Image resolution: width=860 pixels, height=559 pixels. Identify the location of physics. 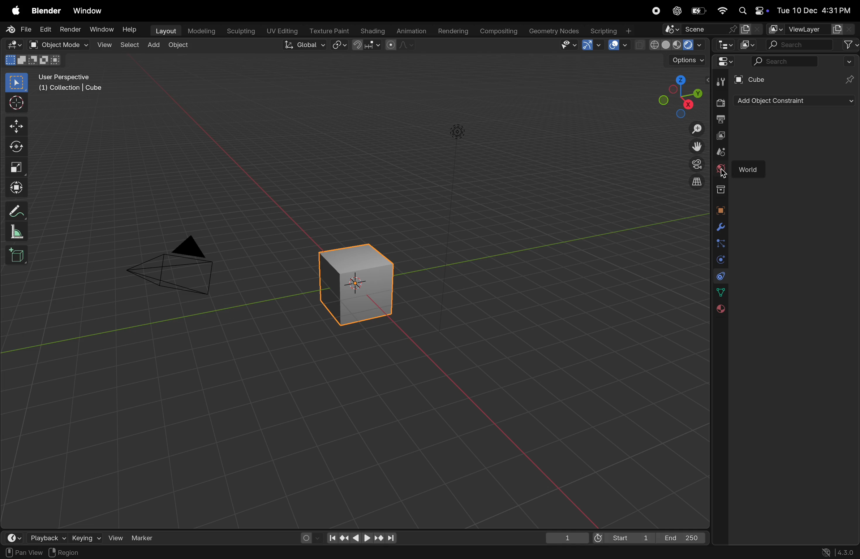
(719, 260).